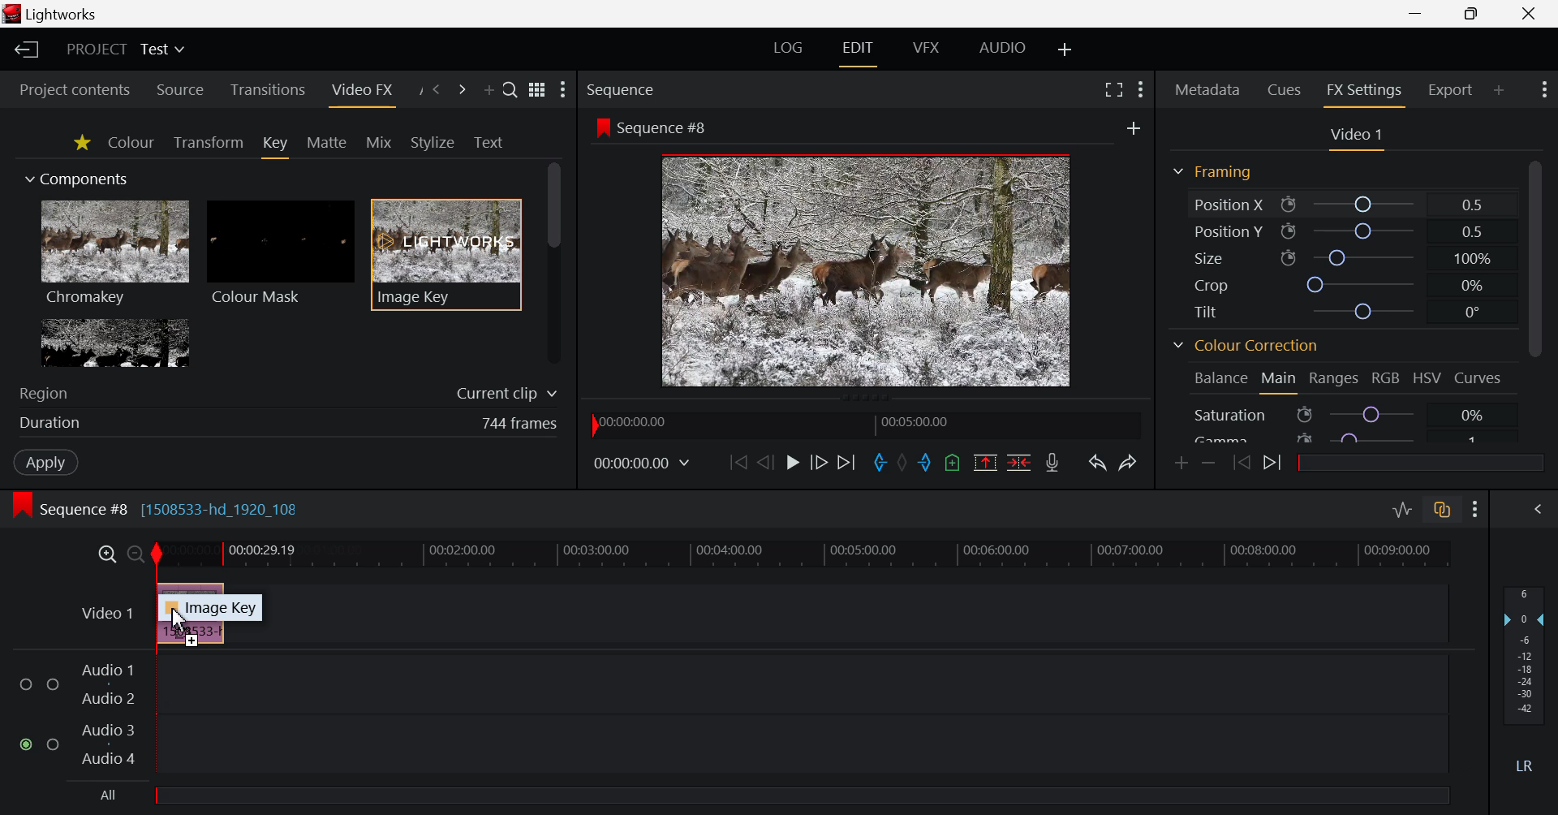  I want to click on Previous keyframe, so click(1242, 466).